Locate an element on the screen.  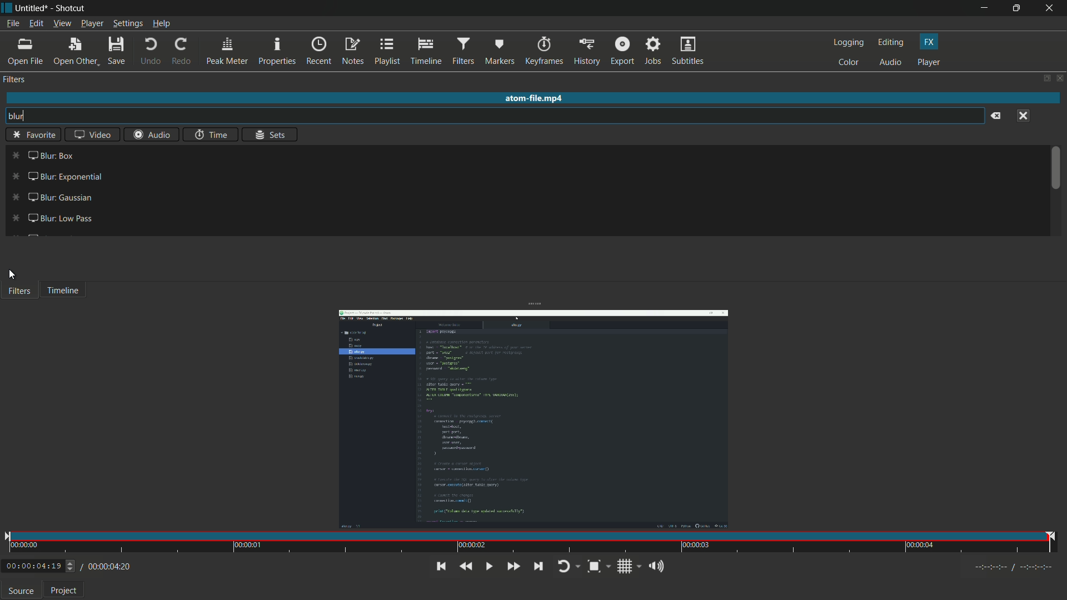
settings menu is located at coordinates (128, 24).